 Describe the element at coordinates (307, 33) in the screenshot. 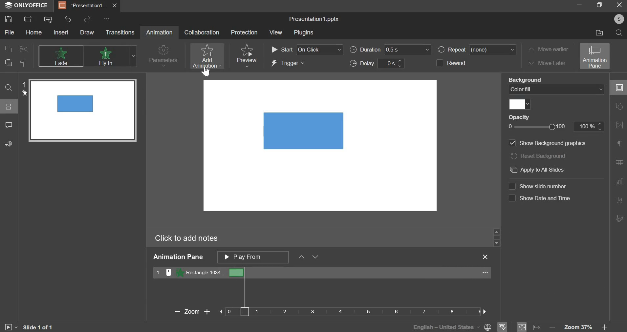

I see `Plugins` at that location.